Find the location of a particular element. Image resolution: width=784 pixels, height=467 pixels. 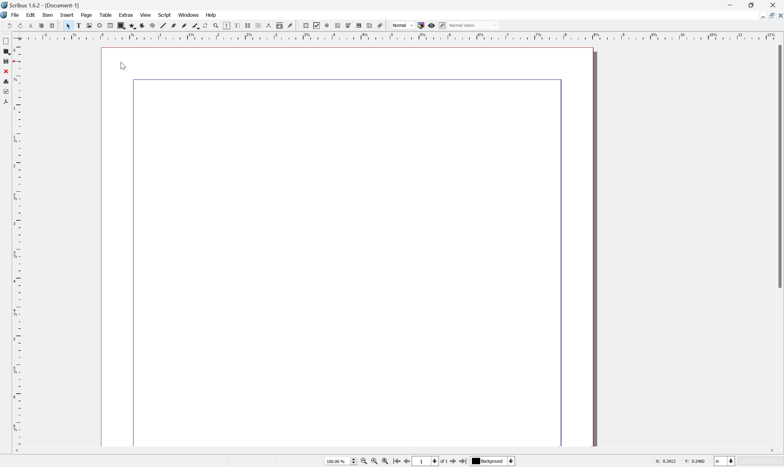

undo is located at coordinates (90, 26).